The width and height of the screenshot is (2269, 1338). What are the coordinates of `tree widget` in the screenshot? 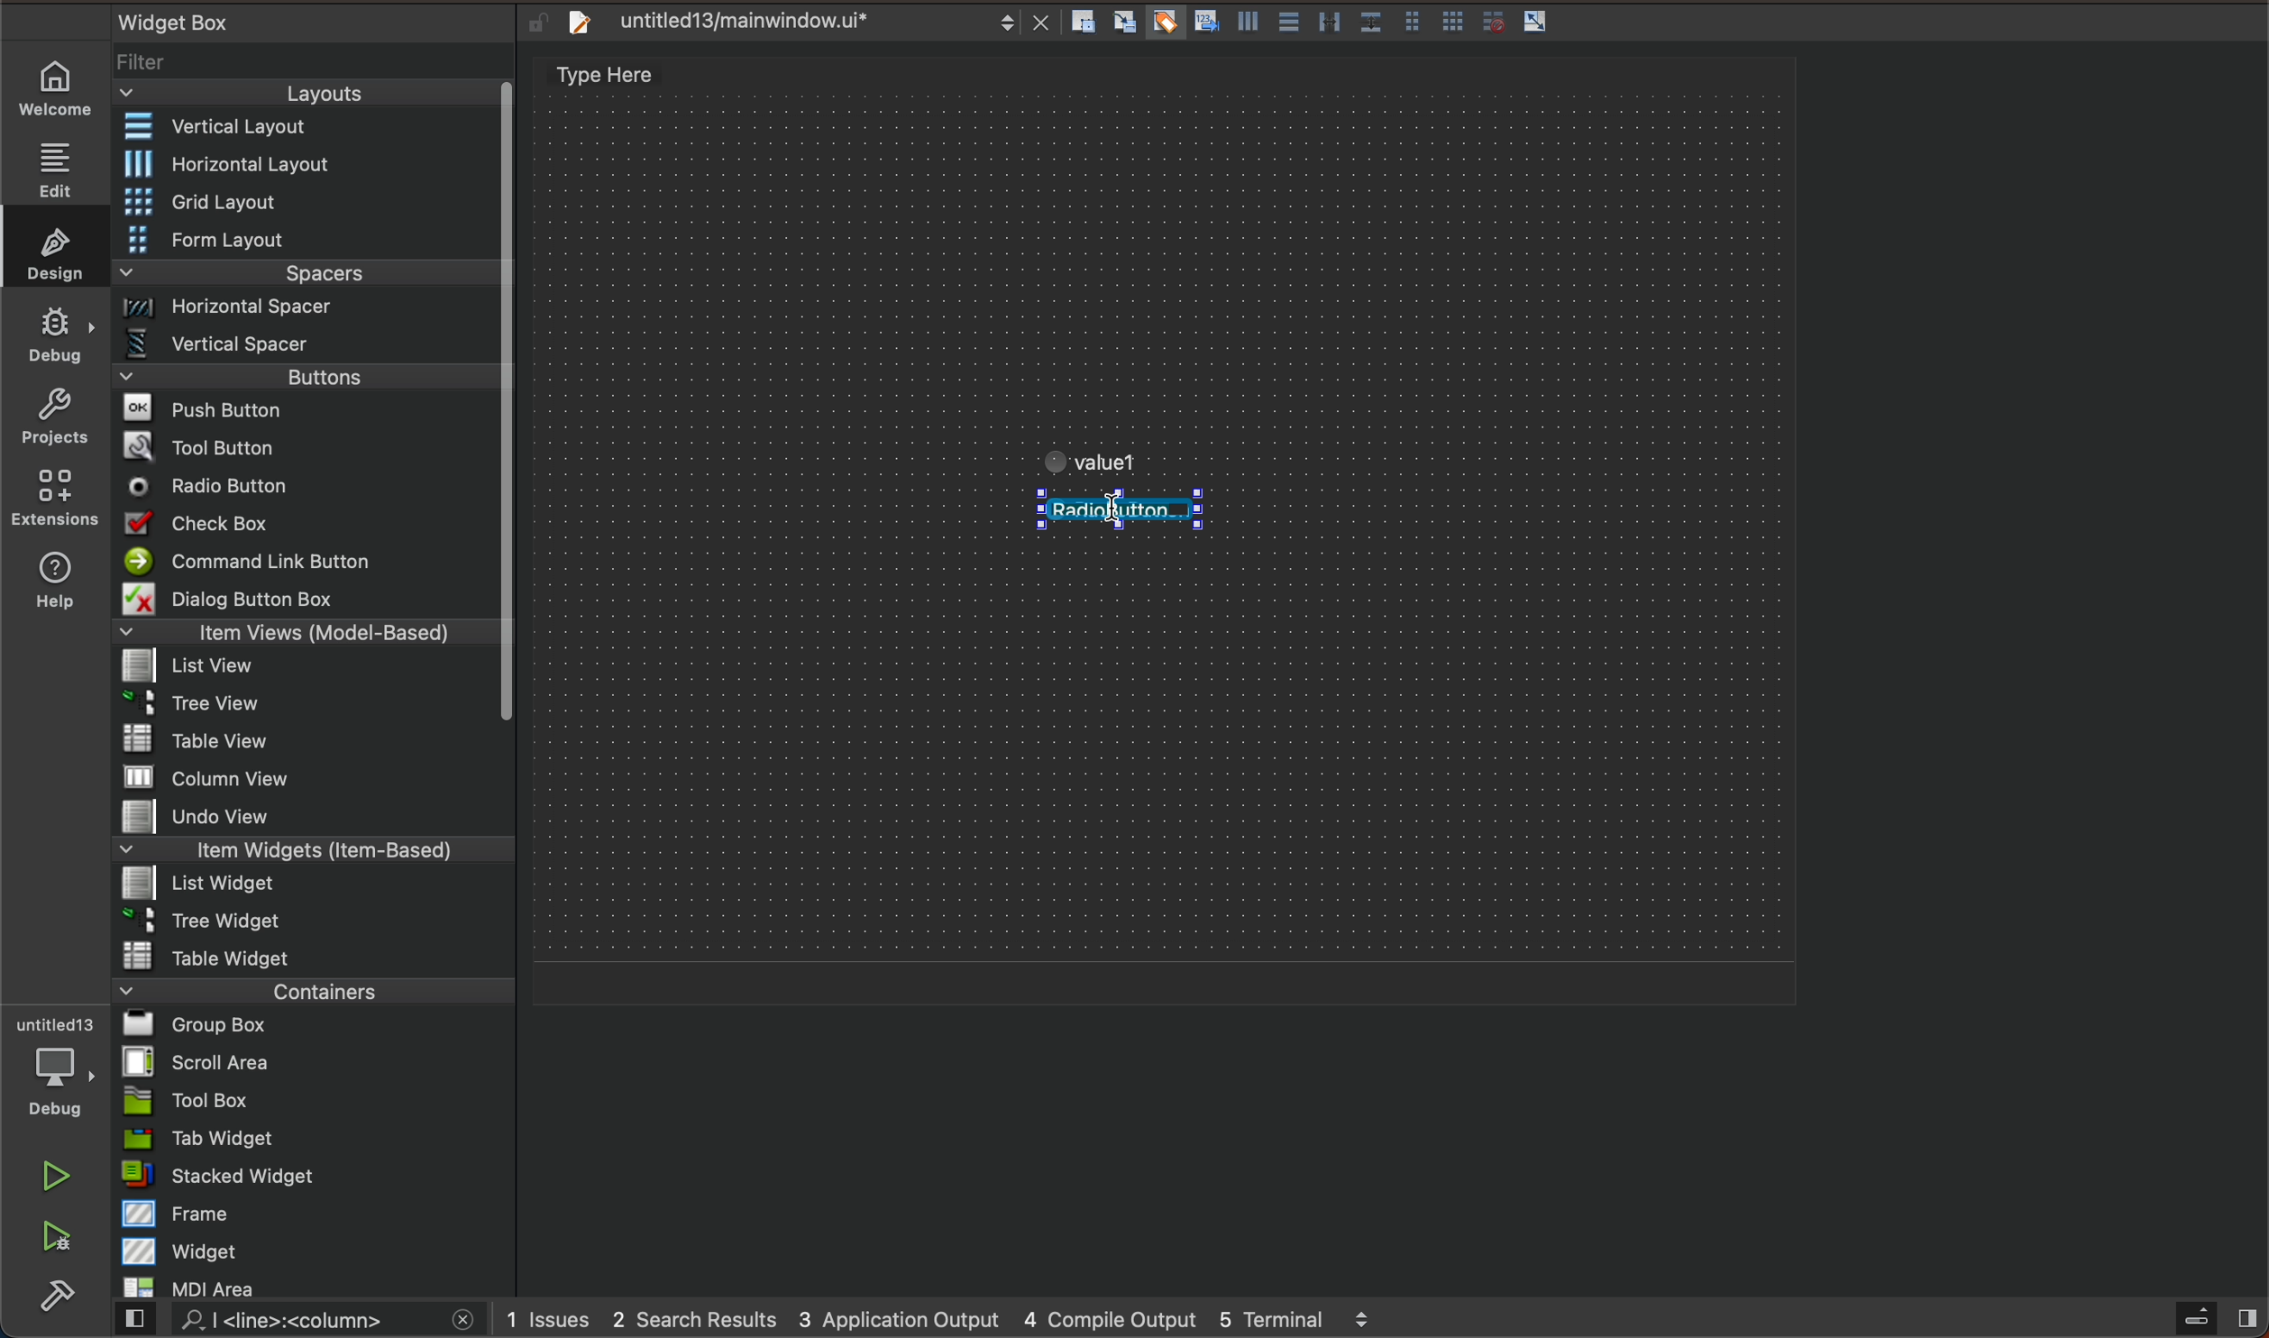 It's located at (316, 922).